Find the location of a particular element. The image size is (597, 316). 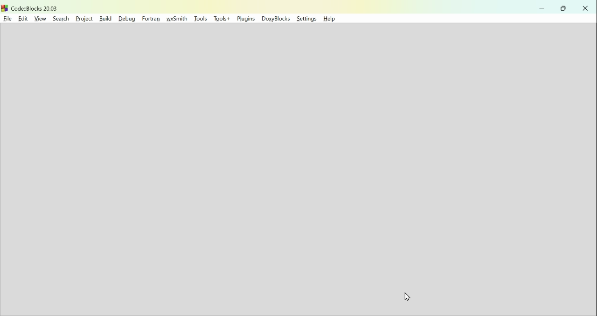

Cursor is located at coordinates (406, 298).